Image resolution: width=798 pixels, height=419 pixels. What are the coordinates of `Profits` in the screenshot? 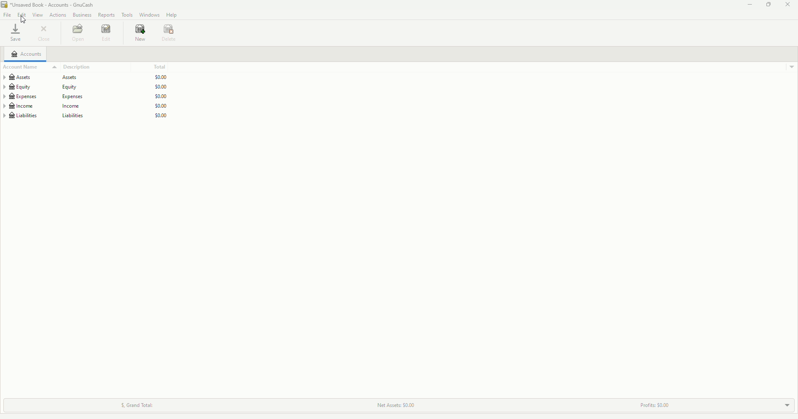 It's located at (661, 403).